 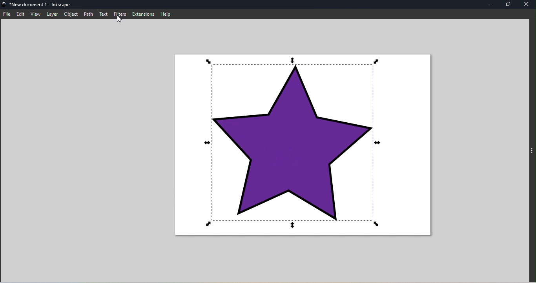 I want to click on Maximize, so click(x=510, y=5).